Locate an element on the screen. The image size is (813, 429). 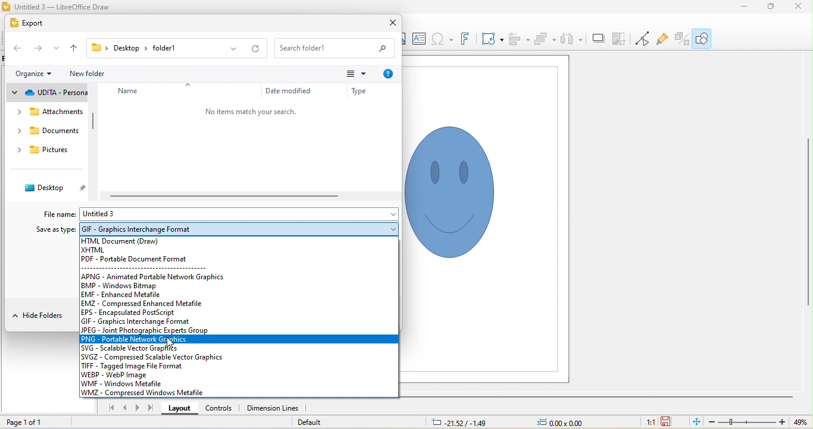
XHTML  is located at coordinates (93, 250).